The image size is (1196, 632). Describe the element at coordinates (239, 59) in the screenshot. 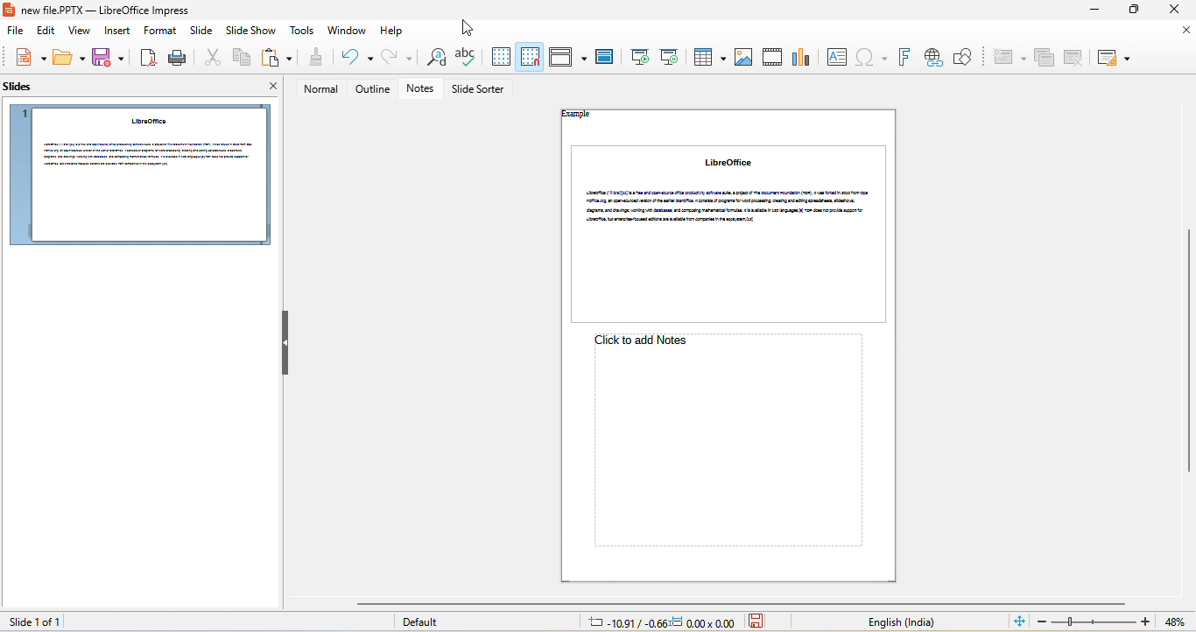

I see `copy` at that location.